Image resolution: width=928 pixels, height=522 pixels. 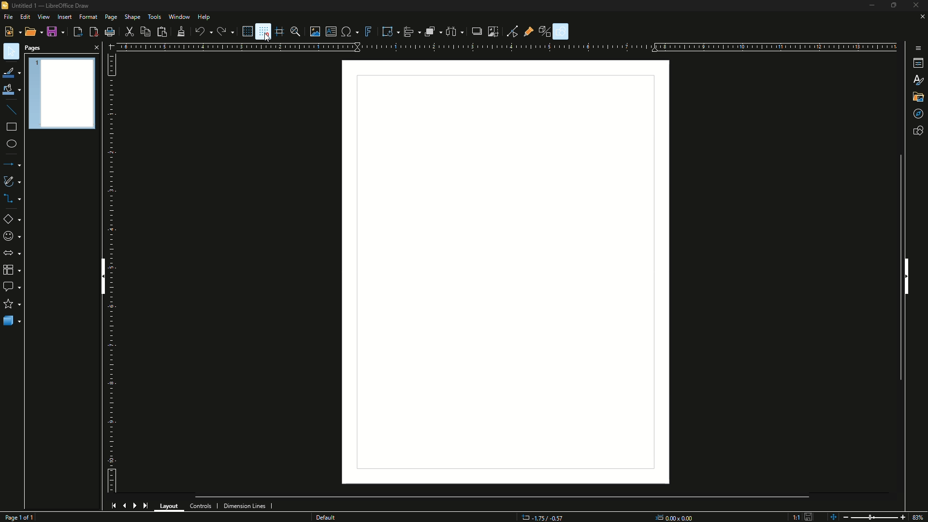 What do you see at coordinates (14, 304) in the screenshot?
I see `Stars and banners` at bounding box center [14, 304].